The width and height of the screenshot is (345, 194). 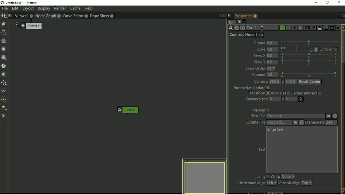 What do you see at coordinates (316, 49) in the screenshot?
I see `2` at bounding box center [316, 49].